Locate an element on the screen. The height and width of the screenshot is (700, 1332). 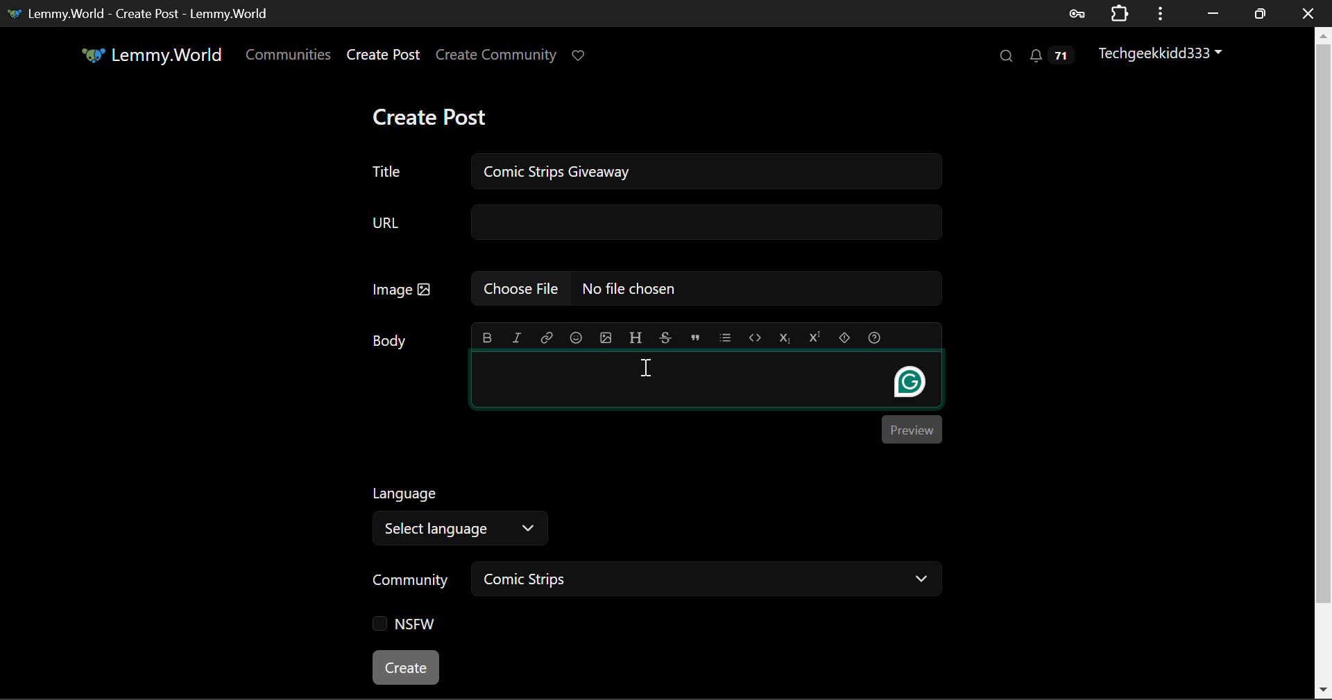
Cursor Position is located at coordinates (648, 369).